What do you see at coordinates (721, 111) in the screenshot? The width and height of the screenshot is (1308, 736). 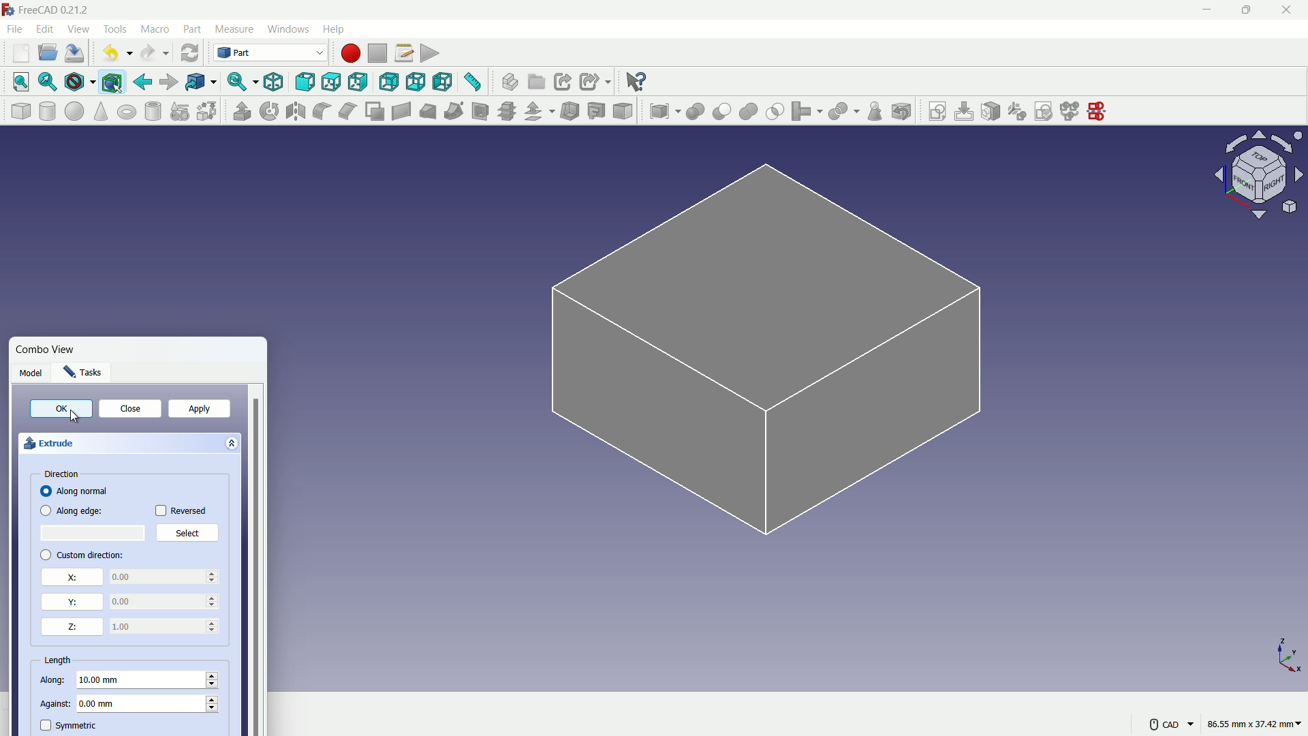 I see `cut` at bounding box center [721, 111].